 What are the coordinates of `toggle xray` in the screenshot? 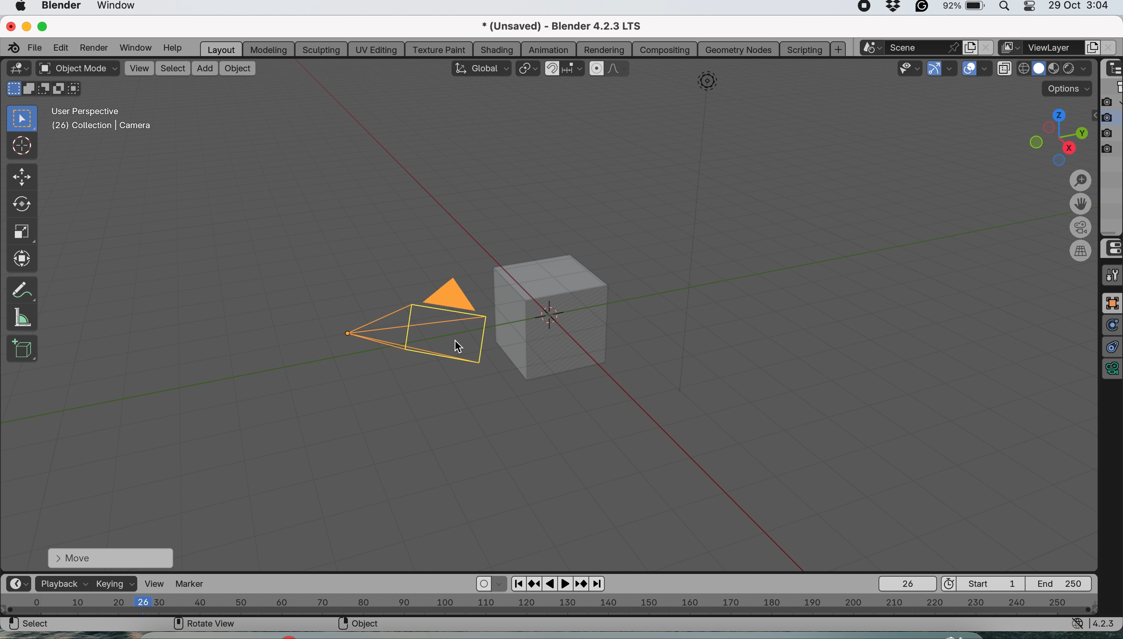 It's located at (1006, 70).